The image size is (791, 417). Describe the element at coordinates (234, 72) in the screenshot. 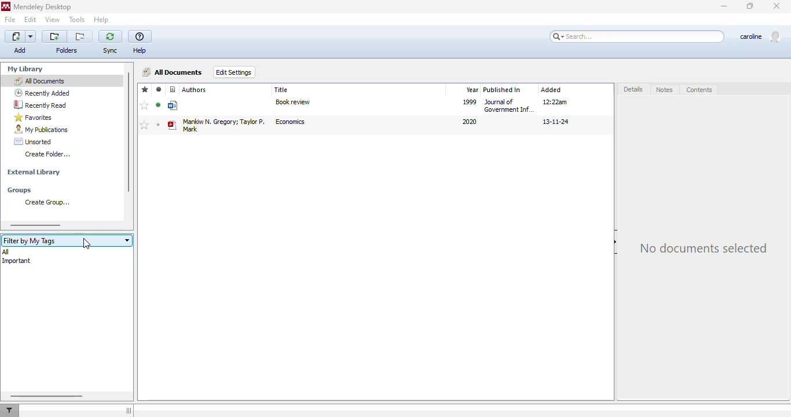

I see `edit settings` at that location.